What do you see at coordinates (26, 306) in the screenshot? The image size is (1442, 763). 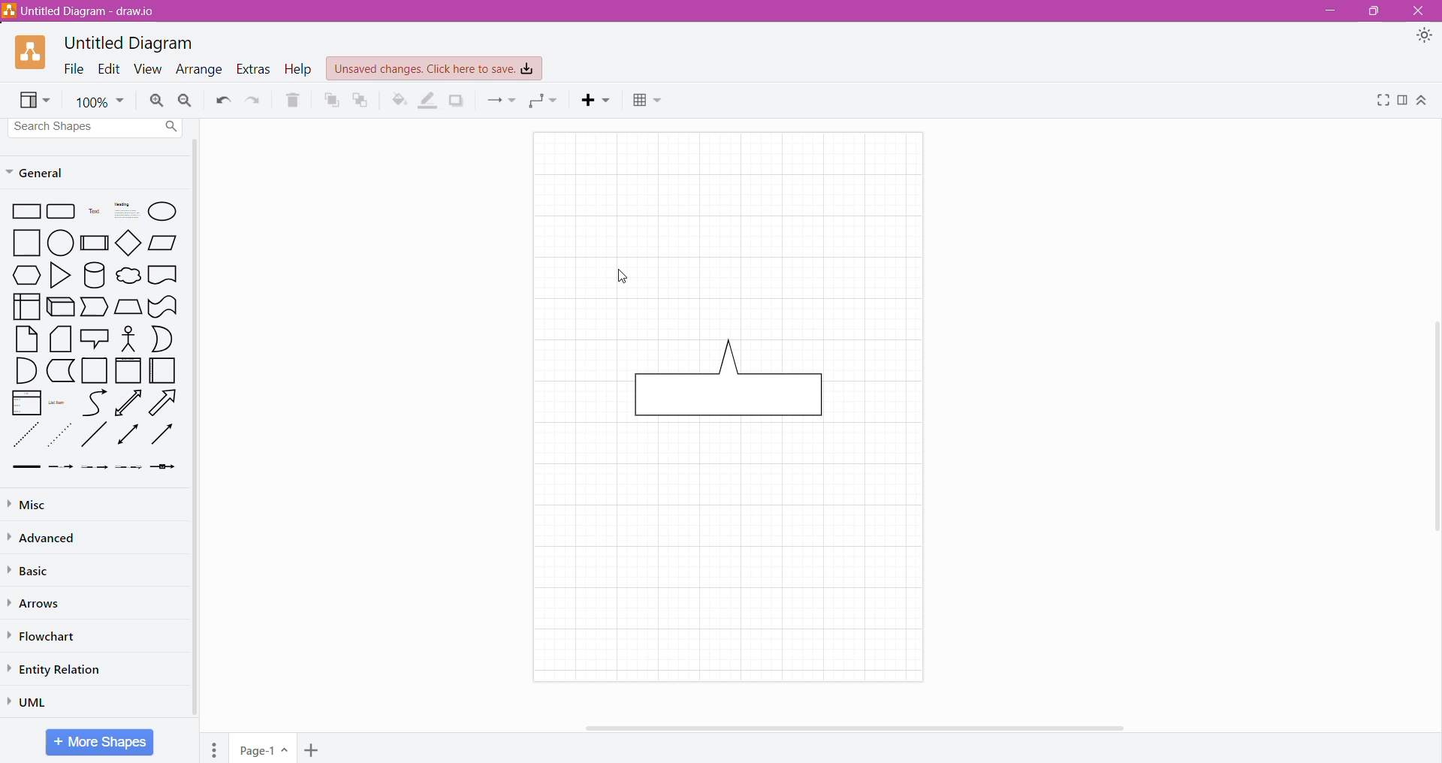 I see `user interface` at bounding box center [26, 306].